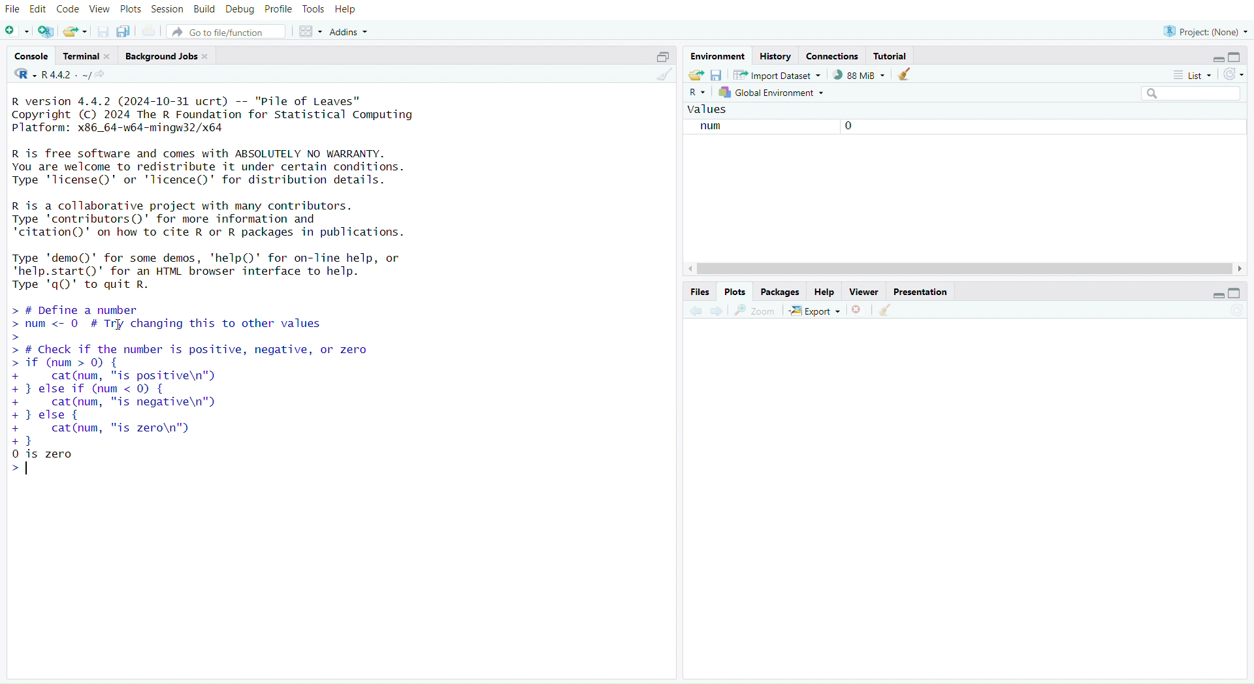  I want to click on environment, so click(720, 57).